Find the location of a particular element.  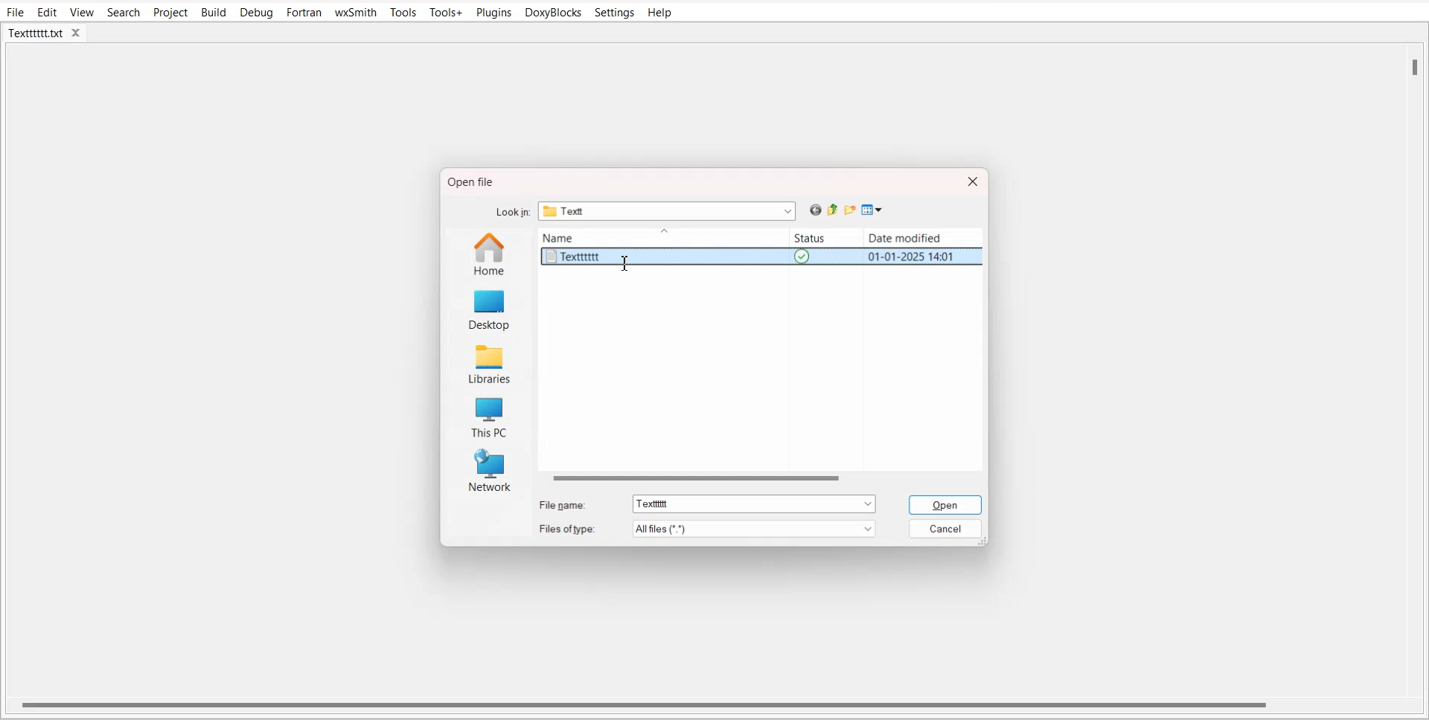

Textttttt text file is located at coordinates (758, 257).